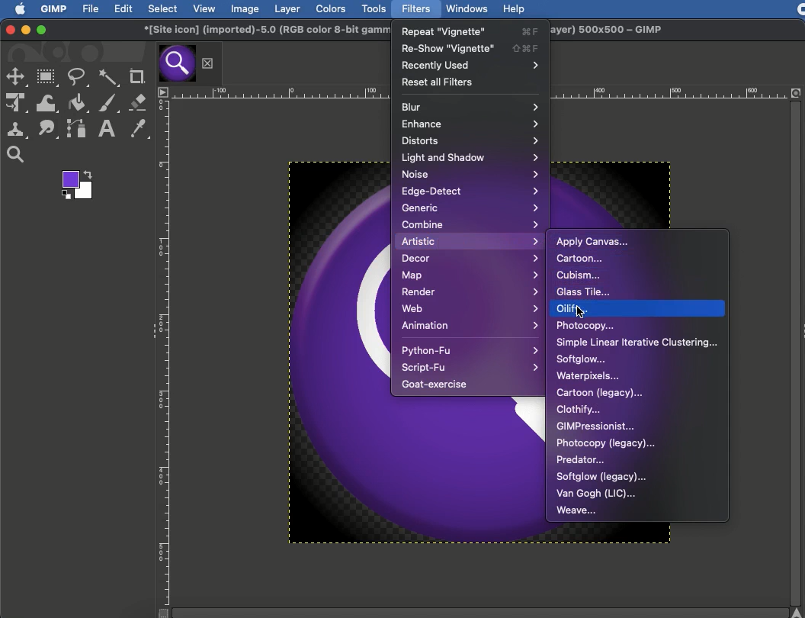 The width and height of the screenshot is (805, 618). Describe the element at coordinates (176, 63) in the screenshot. I see `Tab` at that location.